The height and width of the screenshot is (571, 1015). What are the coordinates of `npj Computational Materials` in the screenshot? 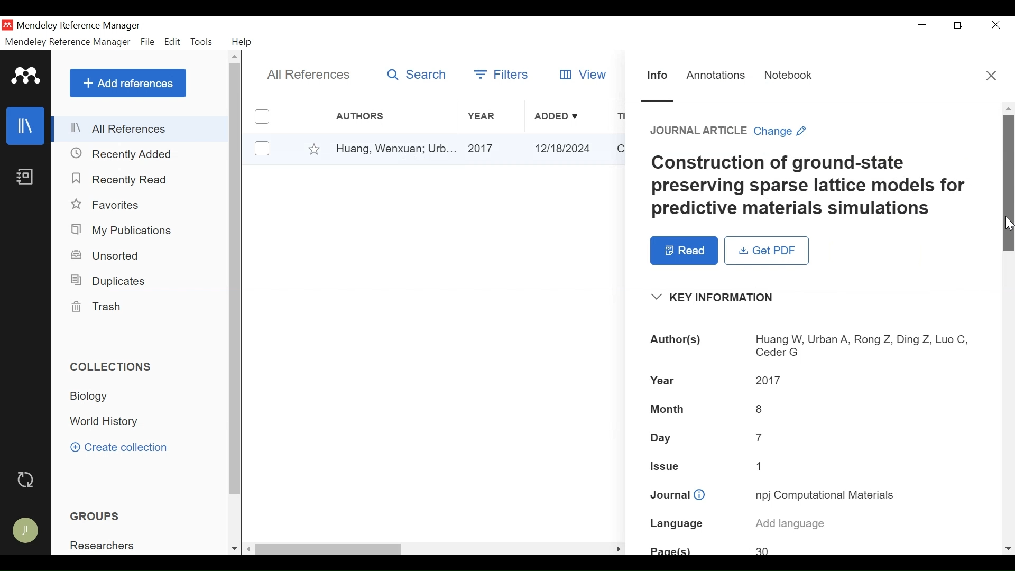 It's located at (829, 496).